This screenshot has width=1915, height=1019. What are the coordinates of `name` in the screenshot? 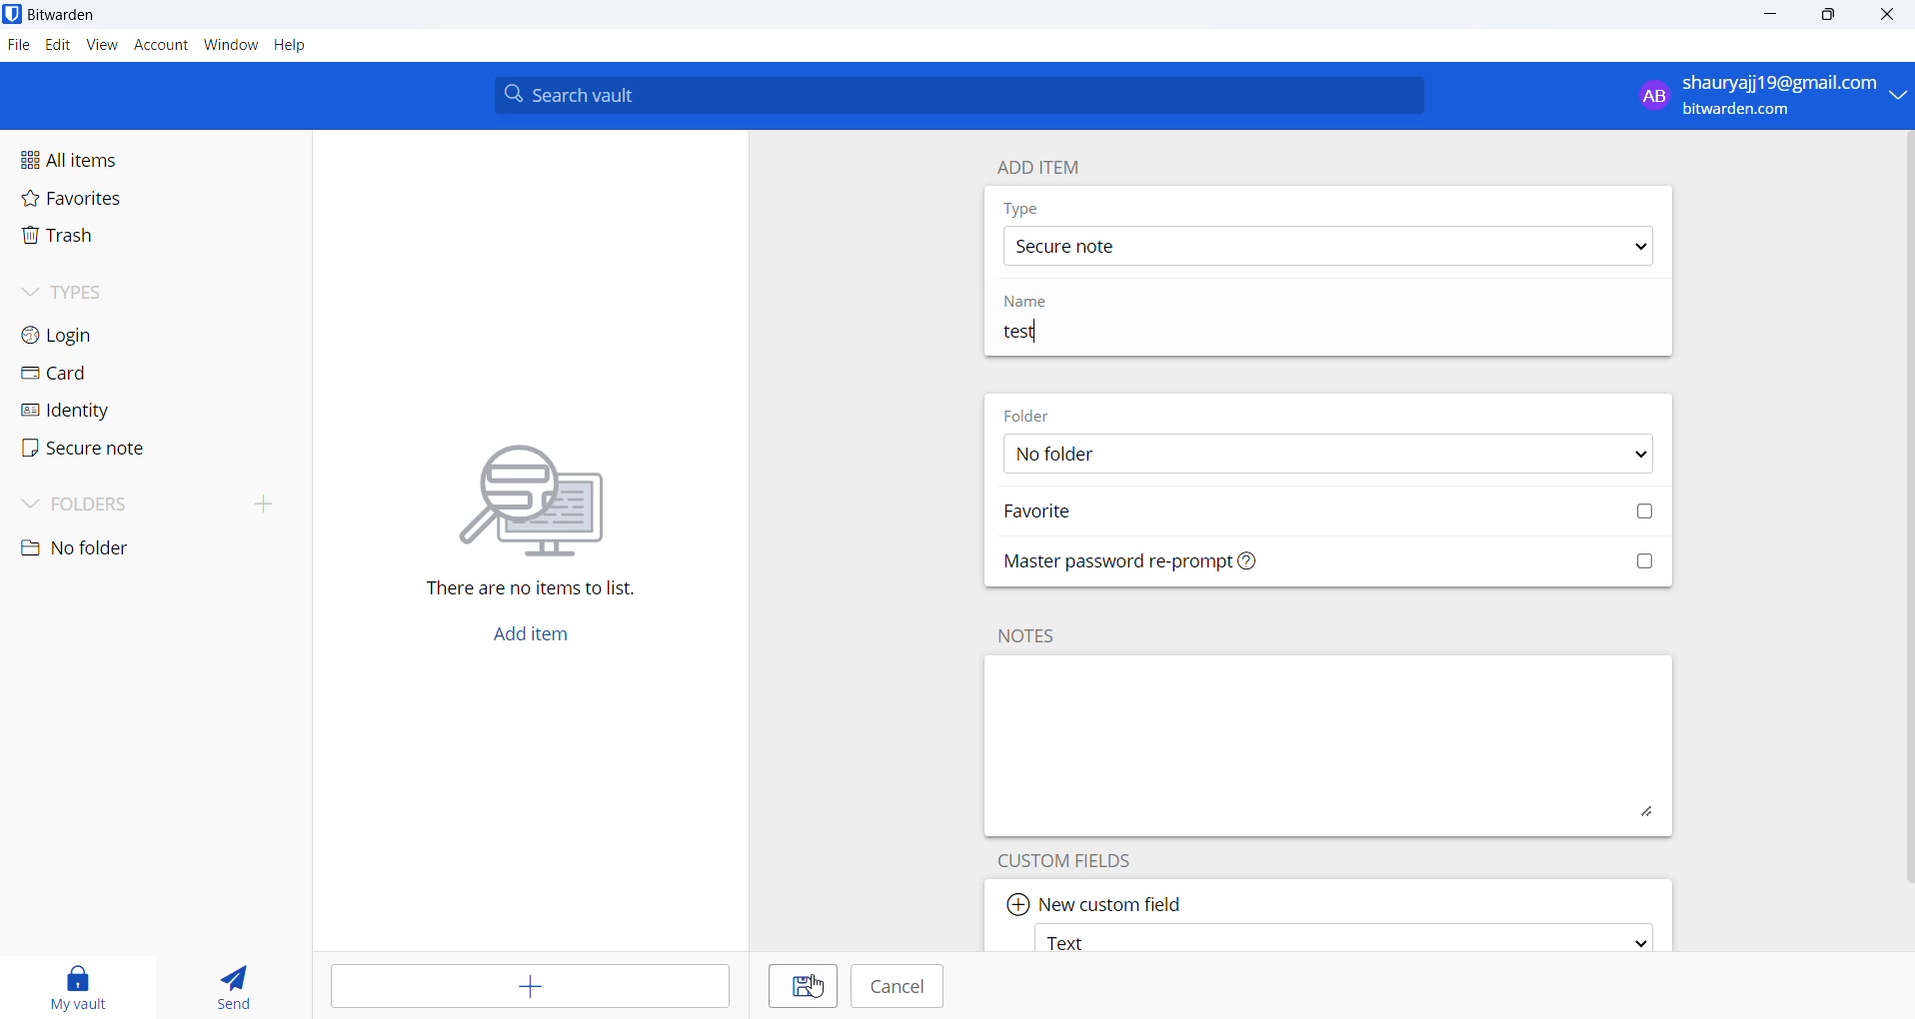 It's located at (1031, 303).